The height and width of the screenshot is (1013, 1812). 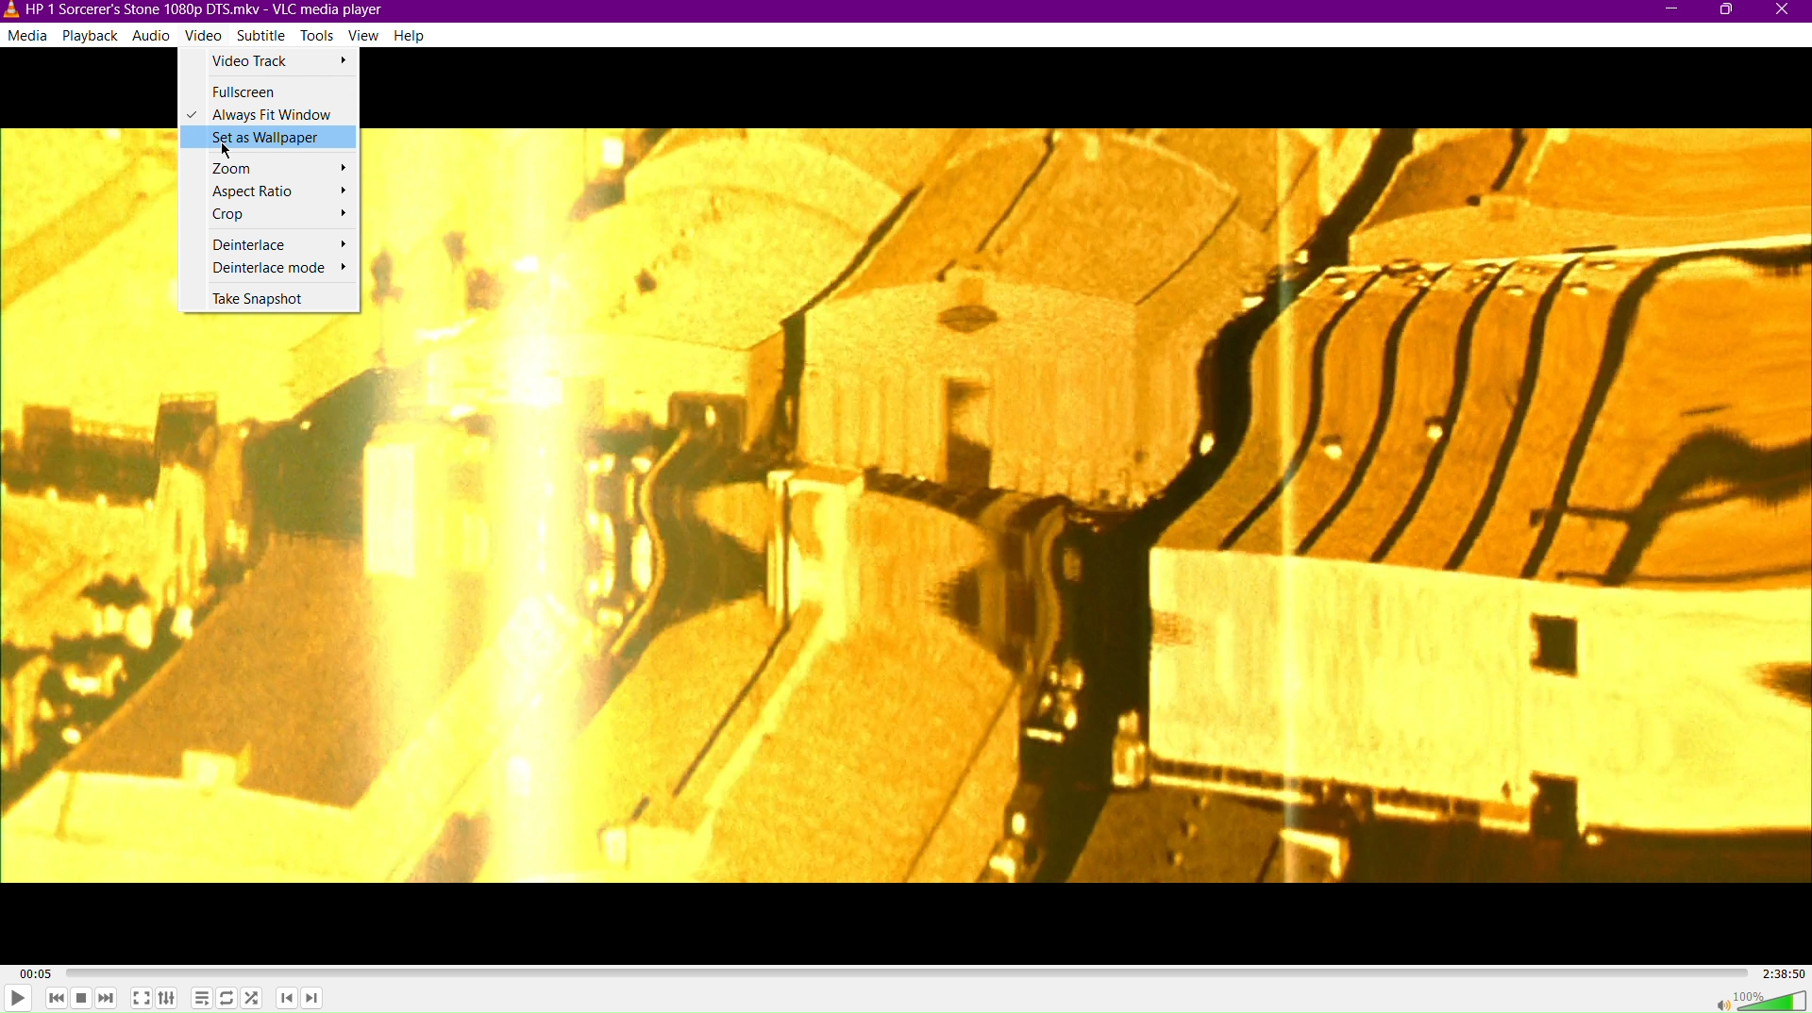 What do you see at coordinates (263, 36) in the screenshot?
I see `Subtitle` at bounding box center [263, 36].